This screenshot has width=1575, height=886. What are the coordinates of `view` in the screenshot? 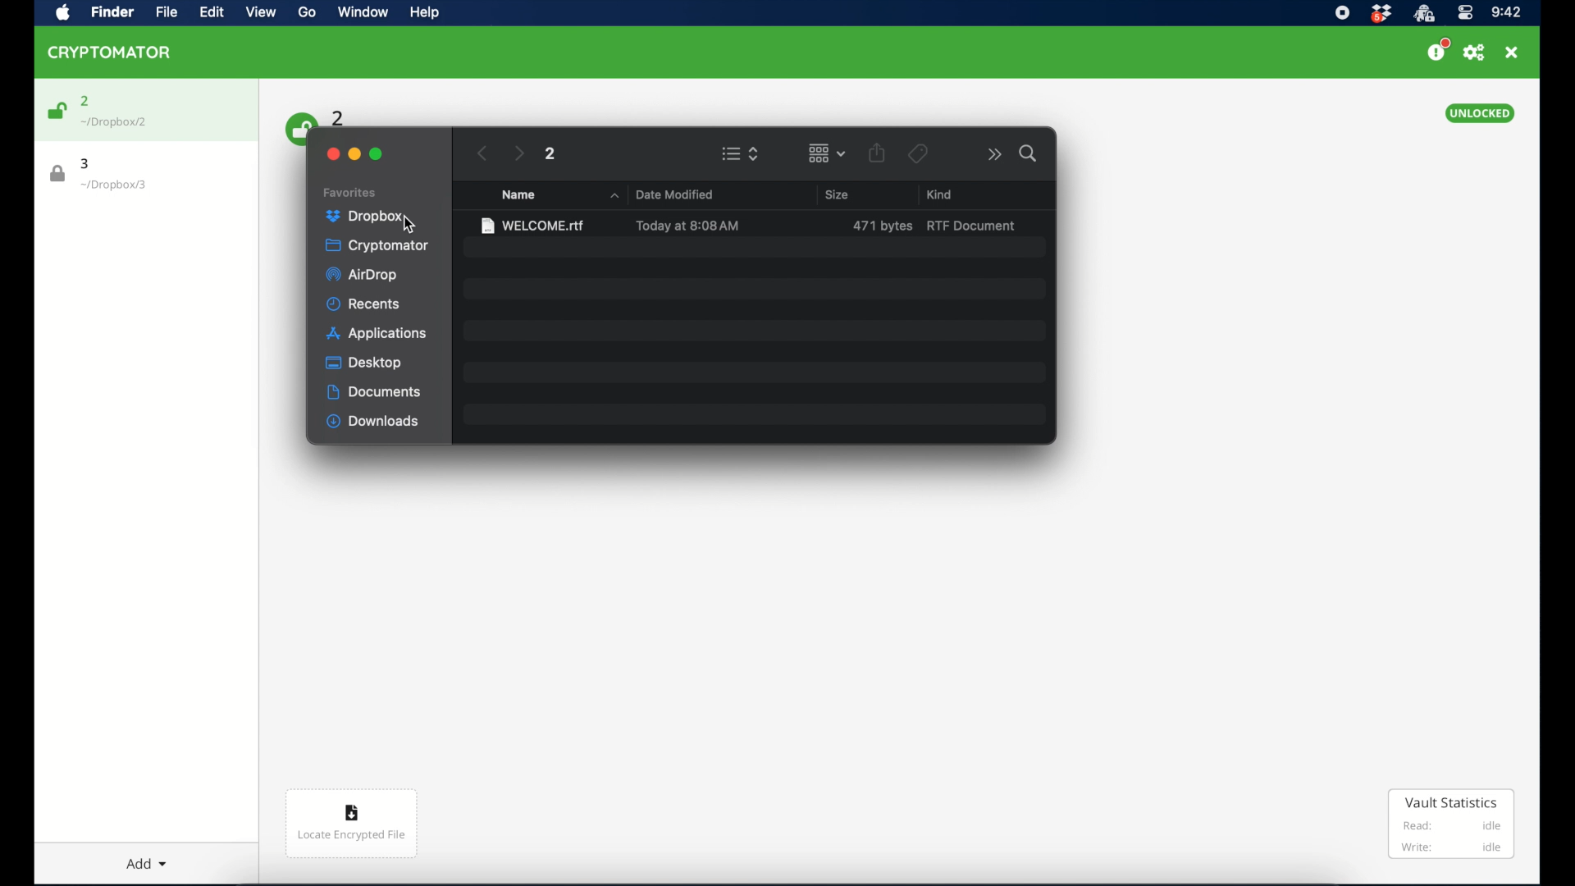 It's located at (261, 12).